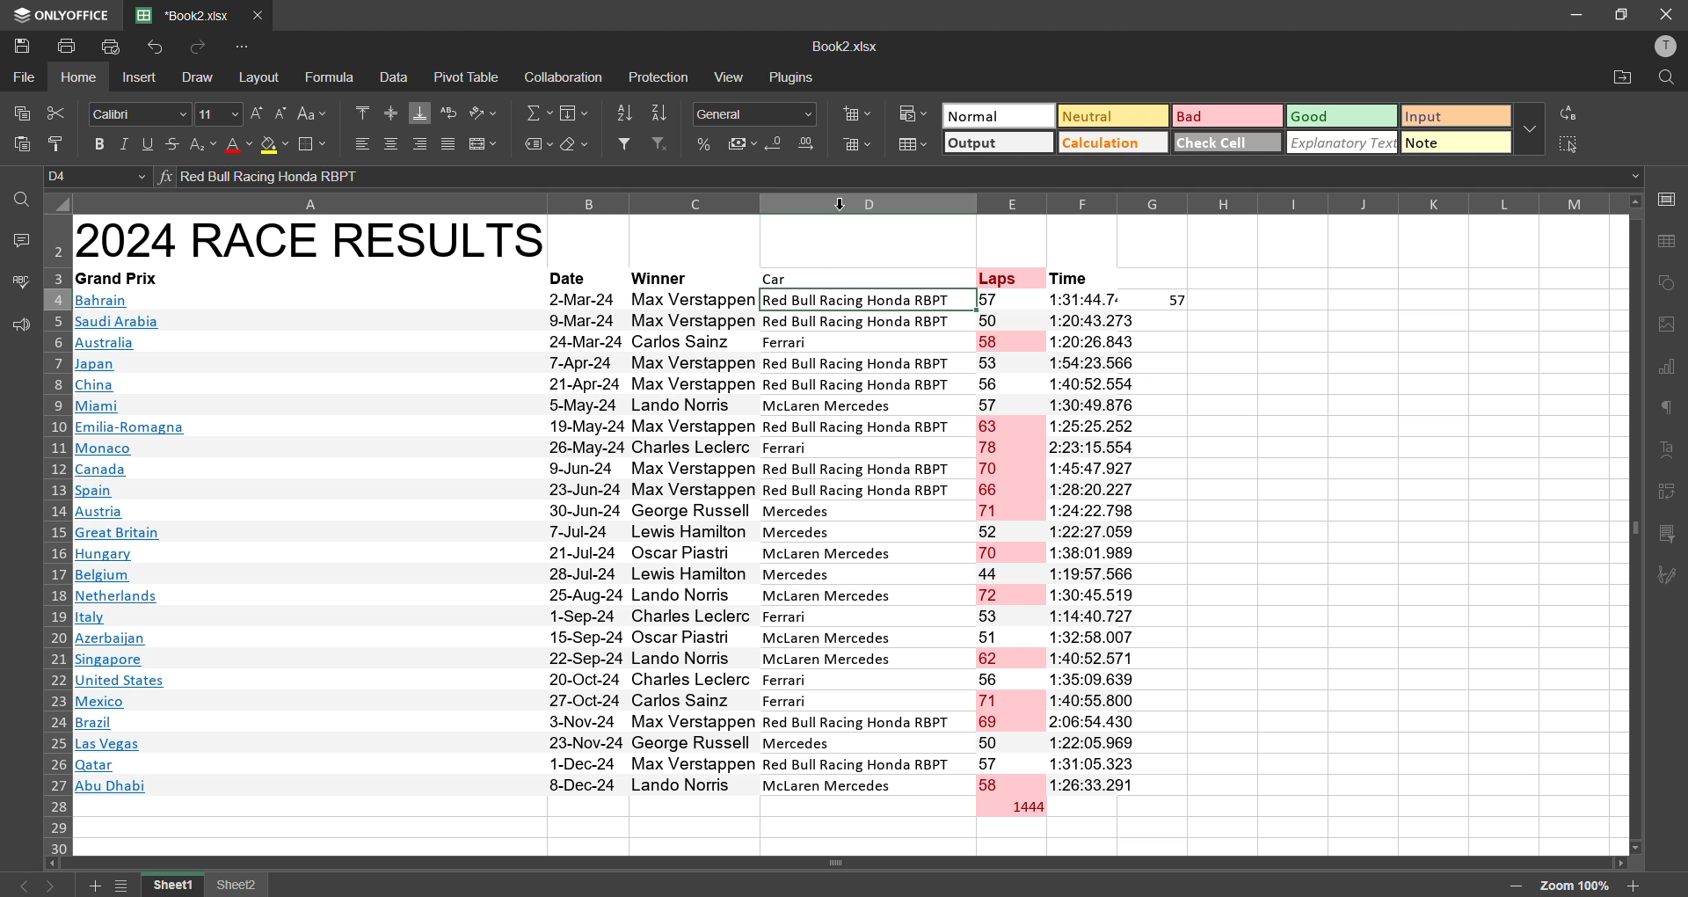  Describe the element at coordinates (102, 144) in the screenshot. I see `bold` at that location.